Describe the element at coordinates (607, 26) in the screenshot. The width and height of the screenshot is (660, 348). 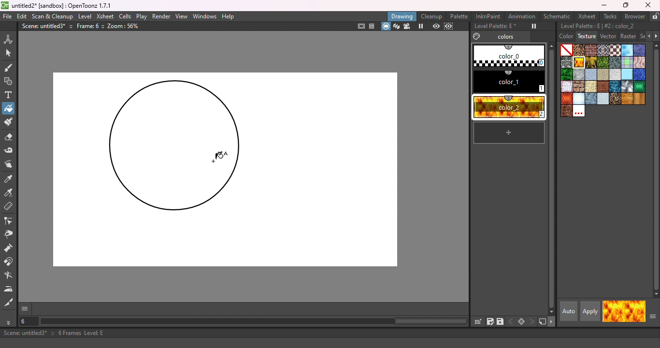
I see `Level palette: E | #2:color_2` at that location.